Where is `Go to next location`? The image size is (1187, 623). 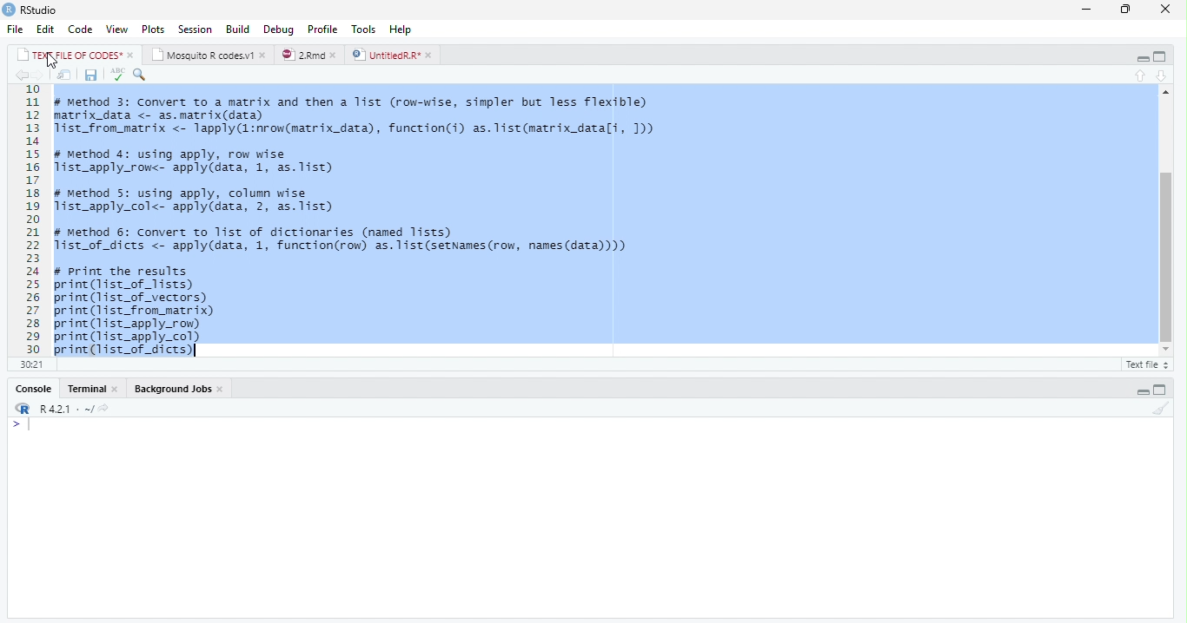 Go to next location is located at coordinates (38, 75).